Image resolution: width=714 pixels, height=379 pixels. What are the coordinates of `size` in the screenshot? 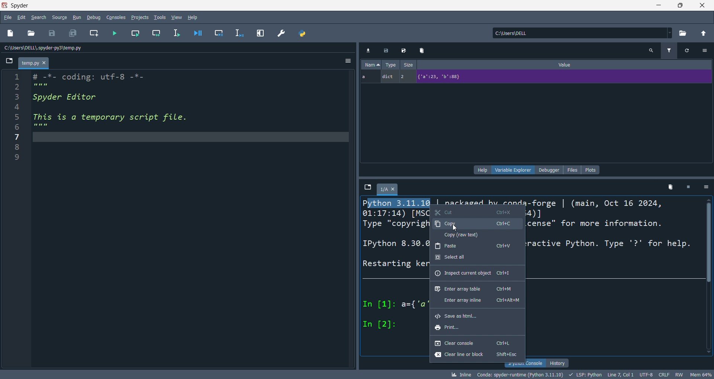 It's located at (408, 64).